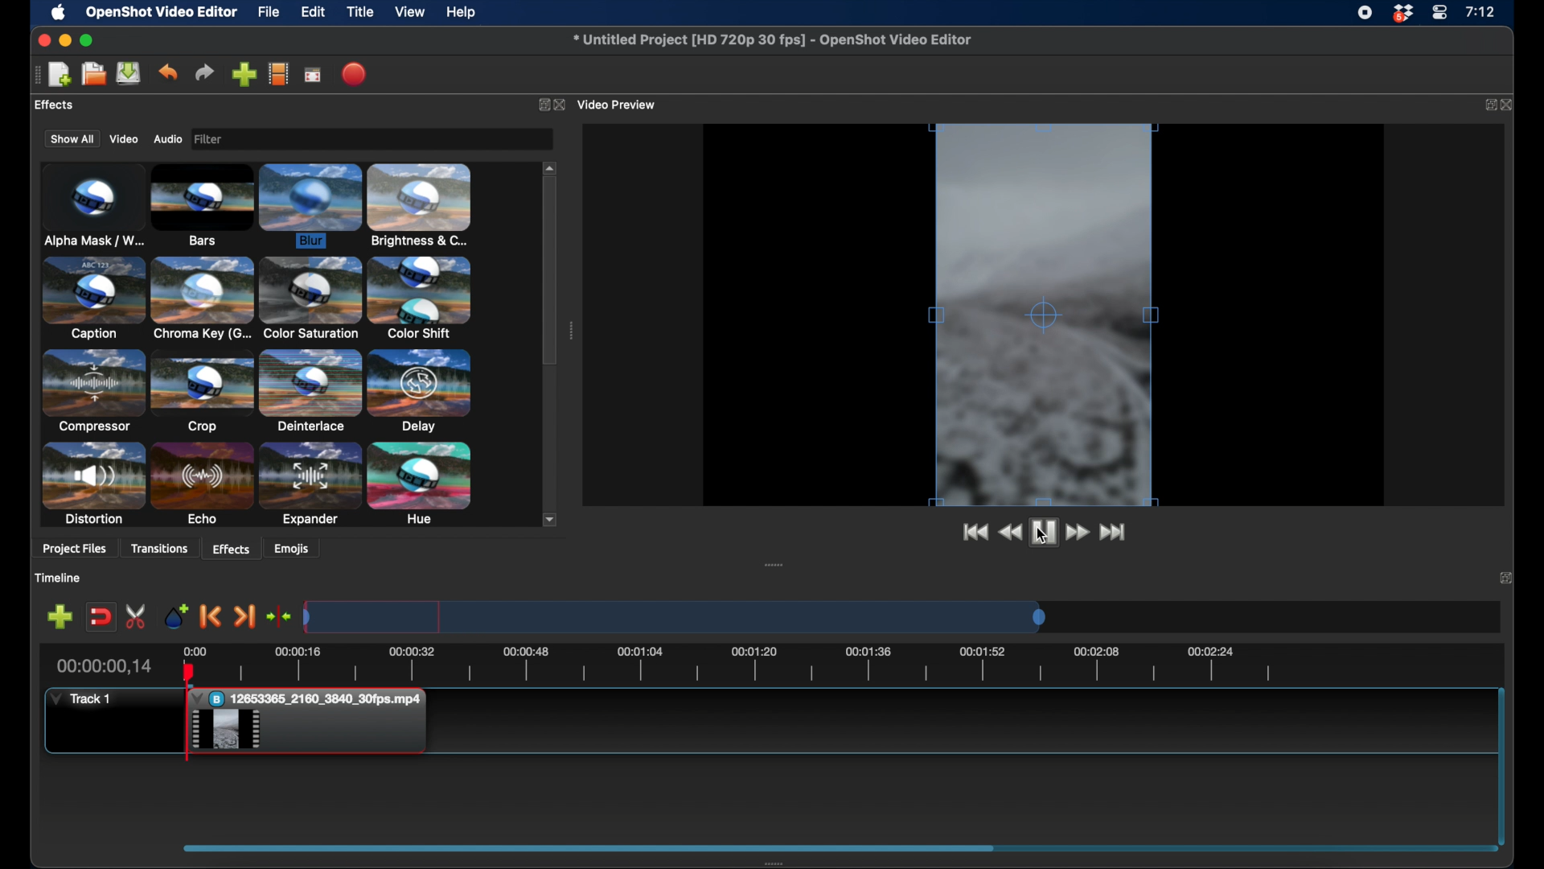  Describe the element at coordinates (81, 699) in the screenshot. I see `track 1` at that location.